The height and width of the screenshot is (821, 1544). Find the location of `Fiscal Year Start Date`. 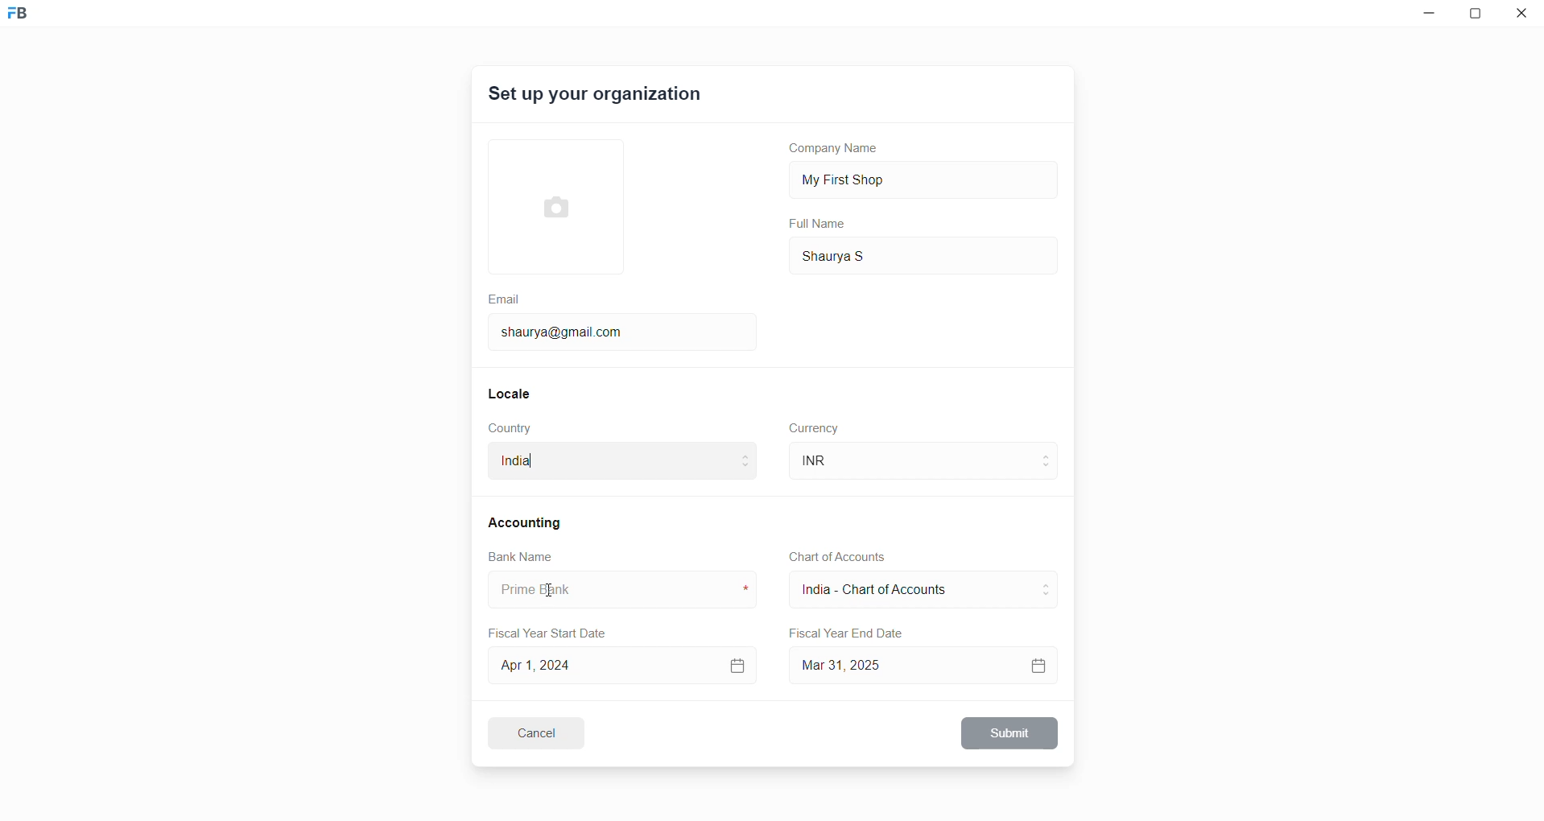

Fiscal Year Start Date is located at coordinates (553, 630).